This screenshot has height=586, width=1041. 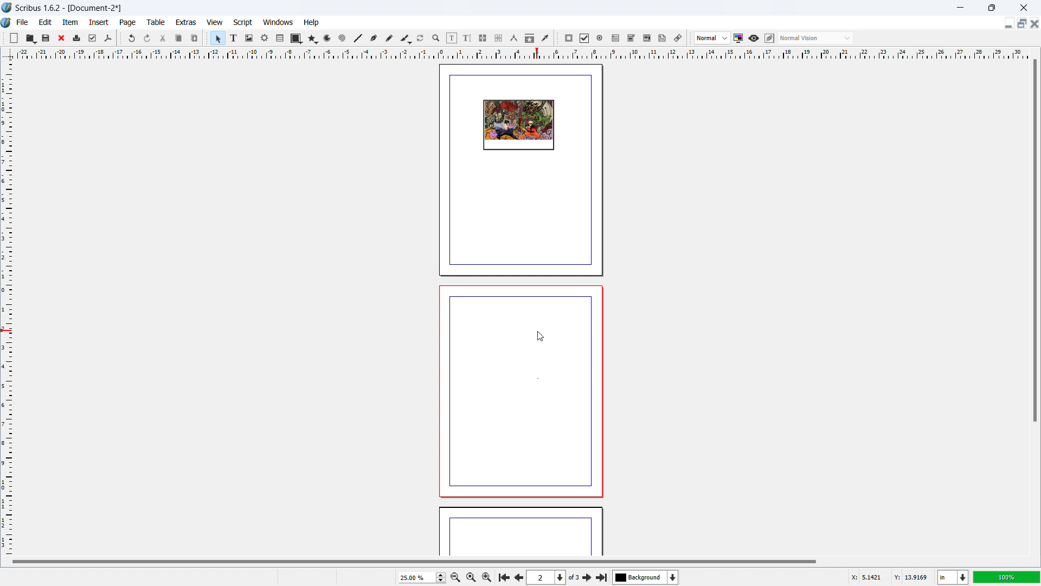 What do you see at coordinates (128, 23) in the screenshot?
I see `page` at bounding box center [128, 23].